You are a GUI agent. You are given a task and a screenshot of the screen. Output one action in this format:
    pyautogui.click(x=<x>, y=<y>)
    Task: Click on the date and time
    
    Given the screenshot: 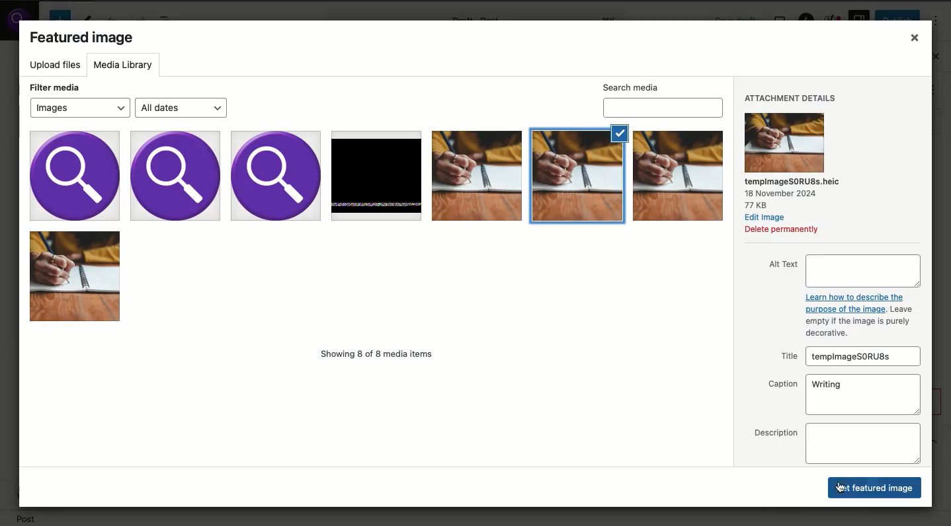 What is the action you would take?
    pyautogui.click(x=782, y=193)
    